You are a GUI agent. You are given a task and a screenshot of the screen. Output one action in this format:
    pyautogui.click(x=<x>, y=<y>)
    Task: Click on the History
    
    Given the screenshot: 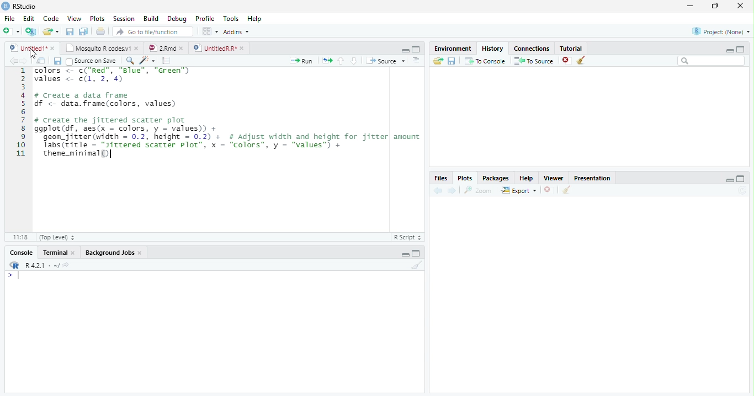 What is the action you would take?
    pyautogui.click(x=493, y=49)
    